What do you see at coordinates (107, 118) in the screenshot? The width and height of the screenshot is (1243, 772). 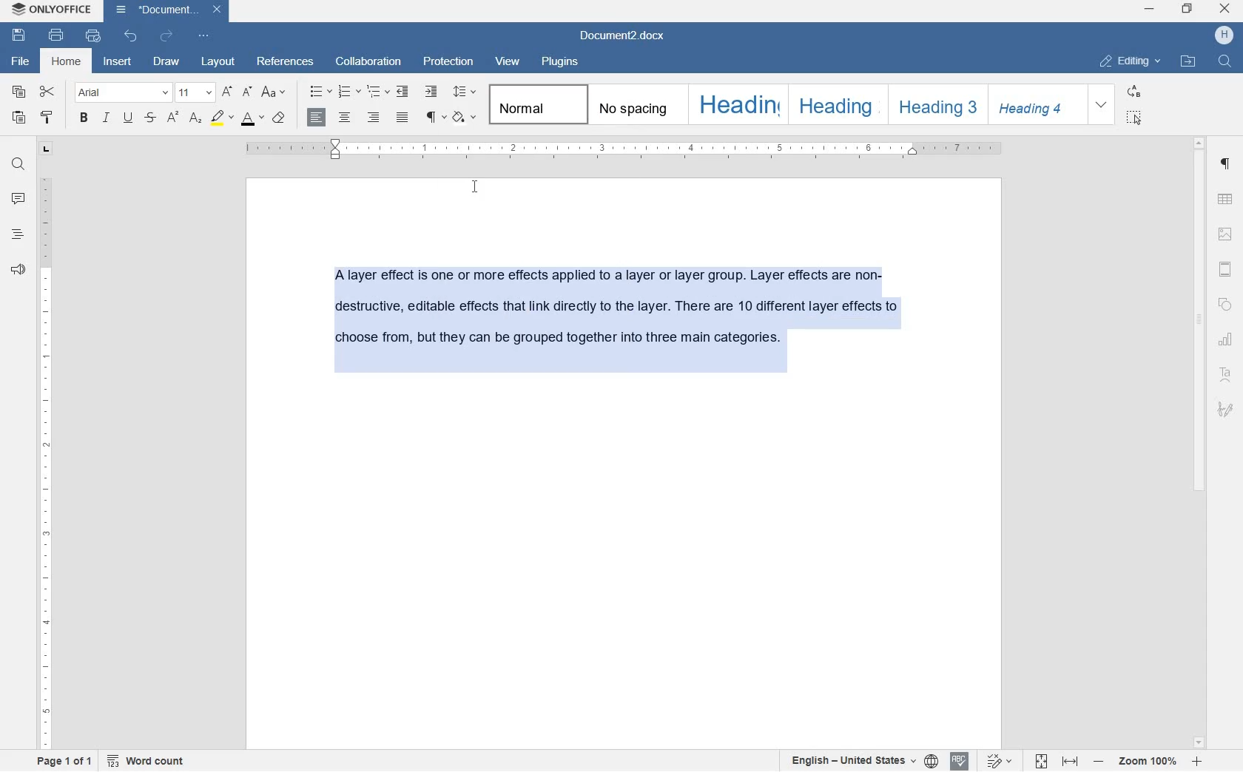 I see `italic` at bounding box center [107, 118].